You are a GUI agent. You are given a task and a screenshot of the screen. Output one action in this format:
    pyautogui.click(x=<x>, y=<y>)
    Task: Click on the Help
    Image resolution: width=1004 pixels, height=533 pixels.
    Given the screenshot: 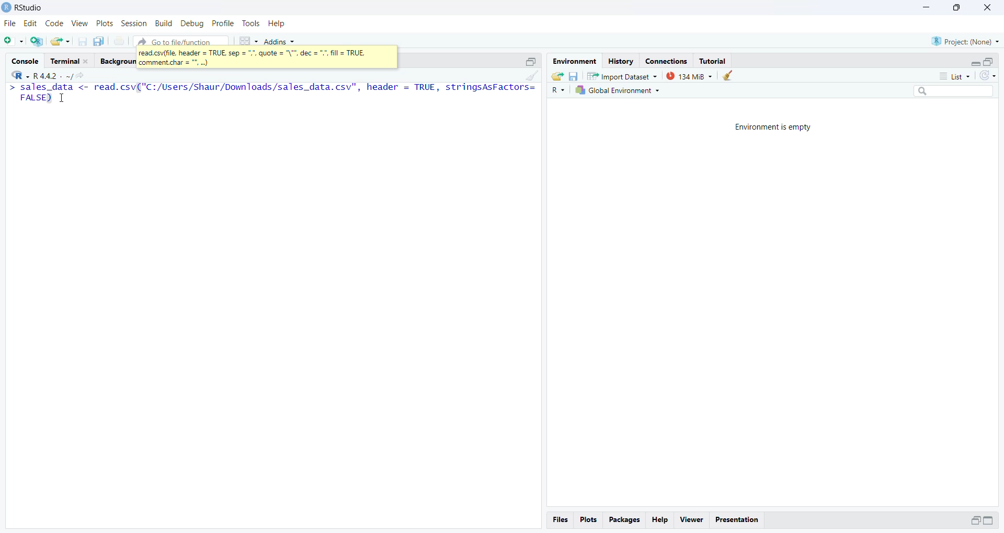 What is the action you would take?
    pyautogui.click(x=659, y=520)
    